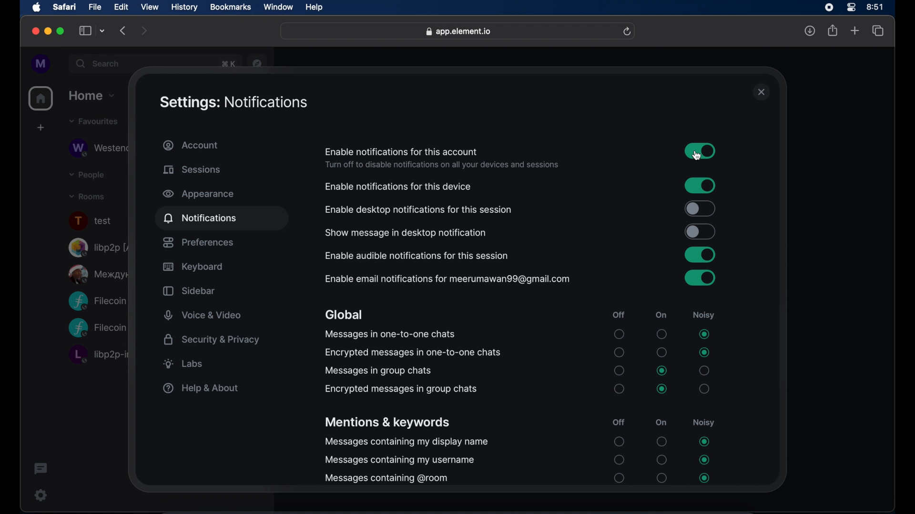 Image resolution: width=915 pixels, height=514 pixels. What do you see at coordinates (662, 478) in the screenshot?
I see `radio button` at bounding box center [662, 478].